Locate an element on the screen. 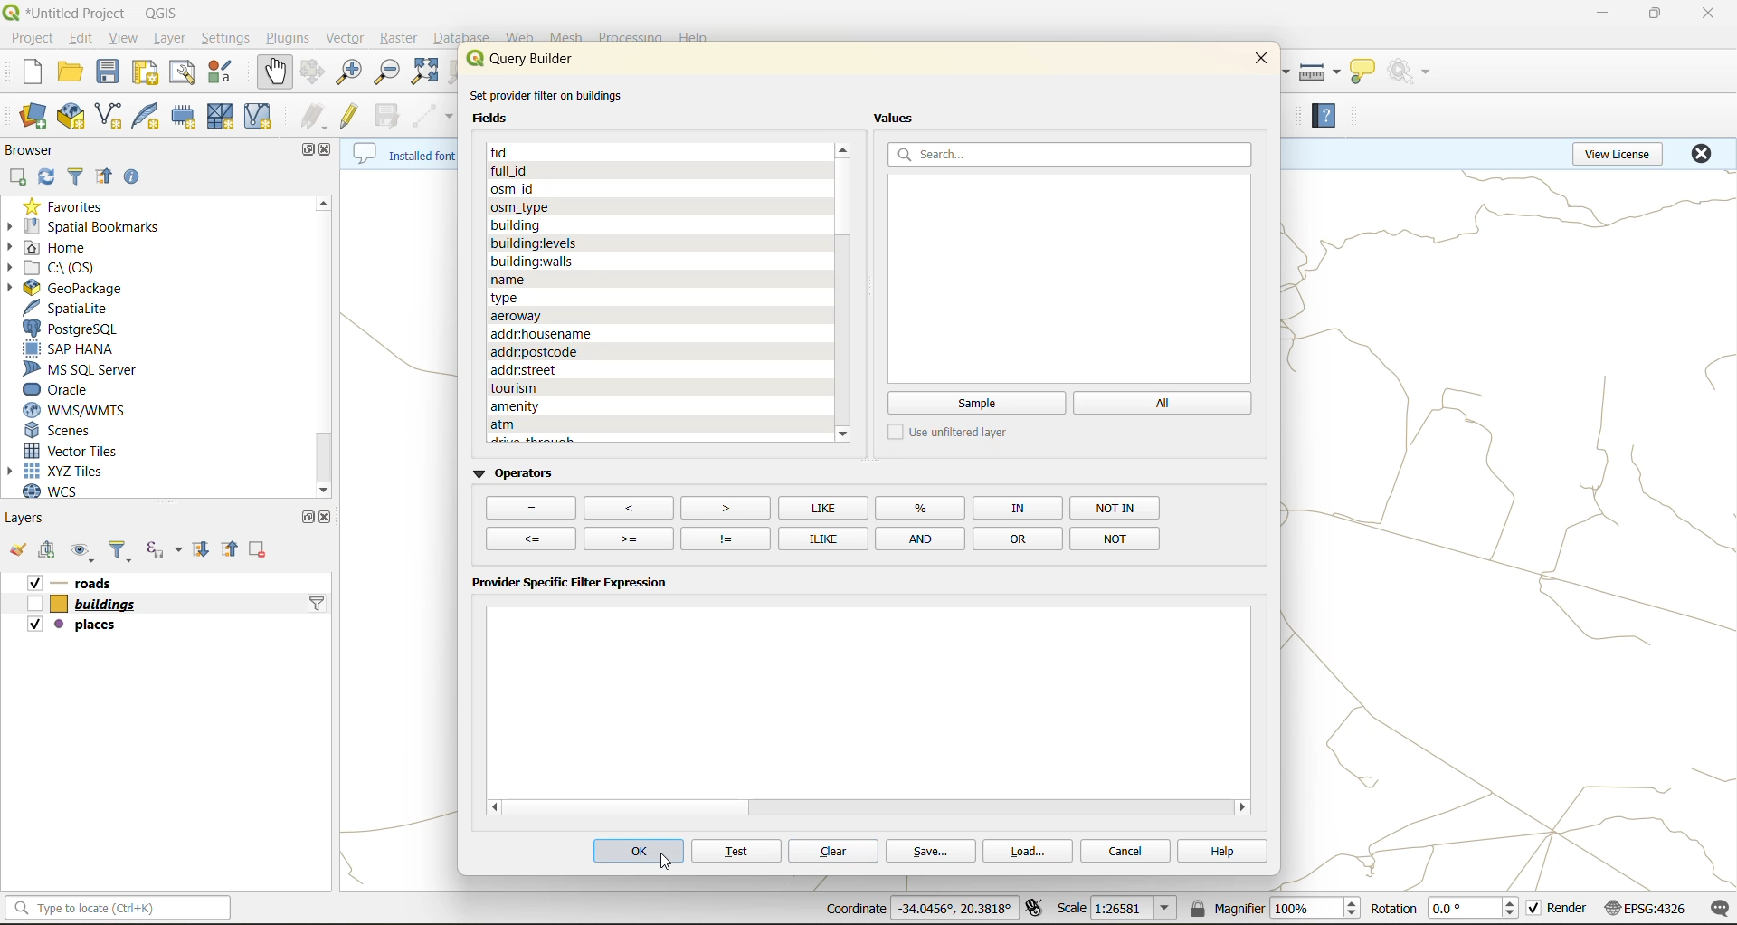  layers is located at coordinates (88, 602).